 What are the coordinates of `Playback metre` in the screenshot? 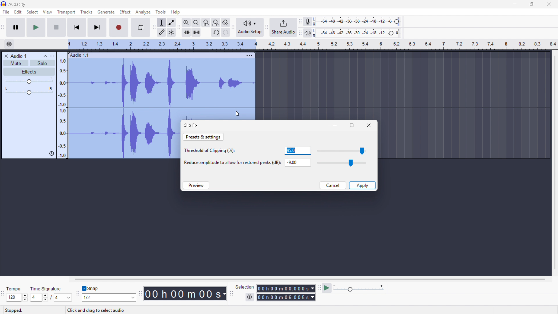 It's located at (308, 33).